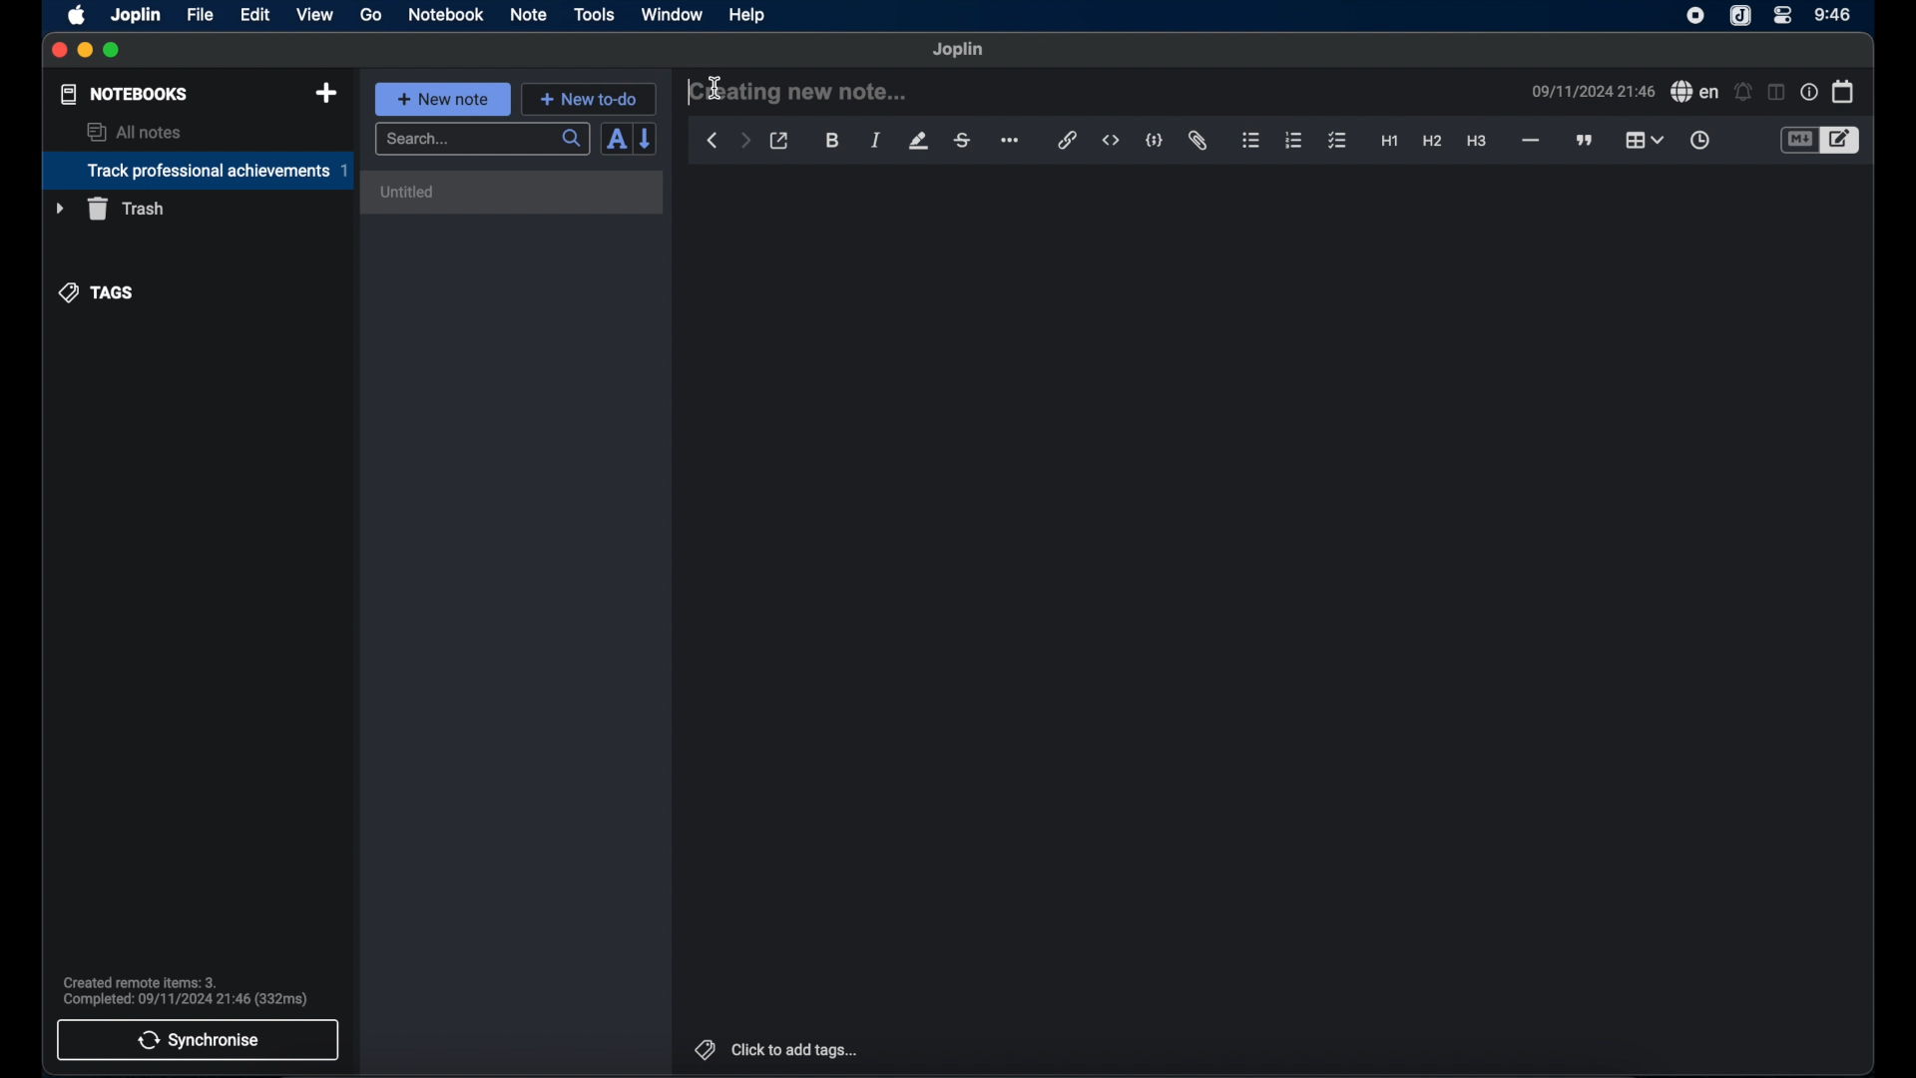  I want to click on new notebook, so click(326, 93).